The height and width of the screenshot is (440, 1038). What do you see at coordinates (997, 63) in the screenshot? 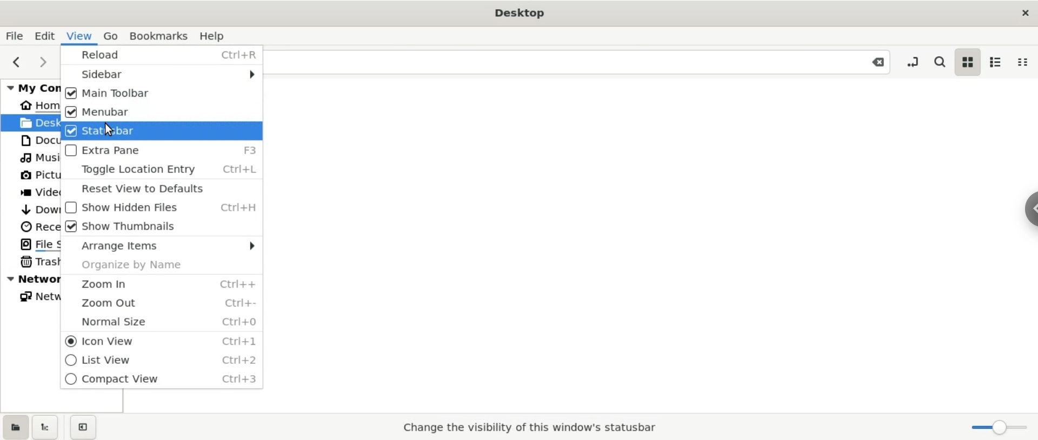
I see `list view` at bounding box center [997, 63].